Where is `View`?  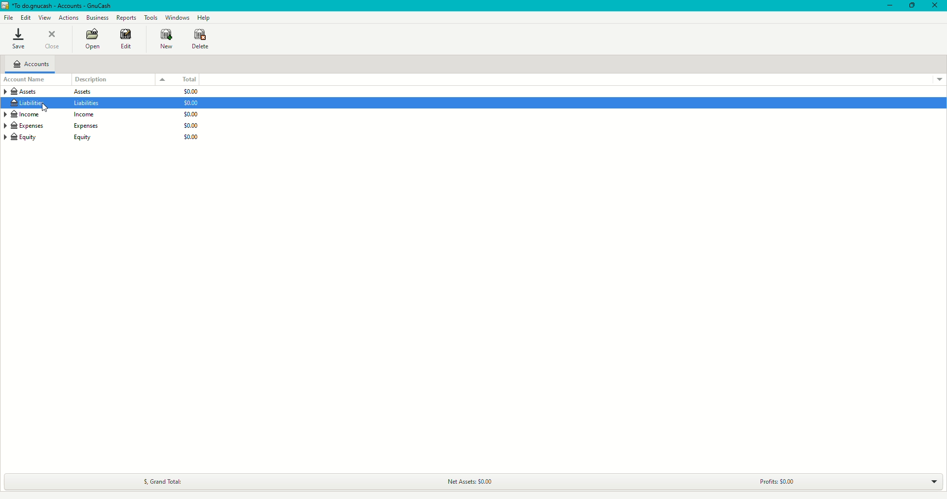 View is located at coordinates (46, 18).